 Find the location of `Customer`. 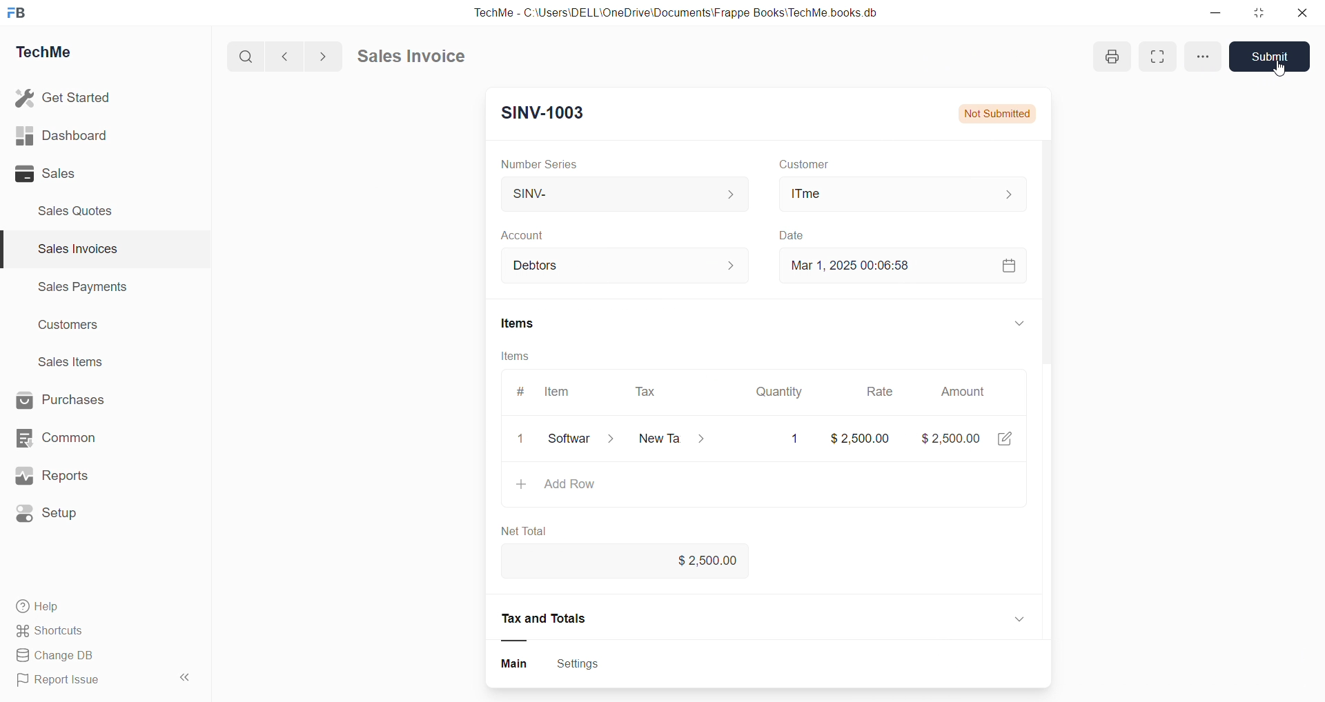

Customer is located at coordinates (811, 163).